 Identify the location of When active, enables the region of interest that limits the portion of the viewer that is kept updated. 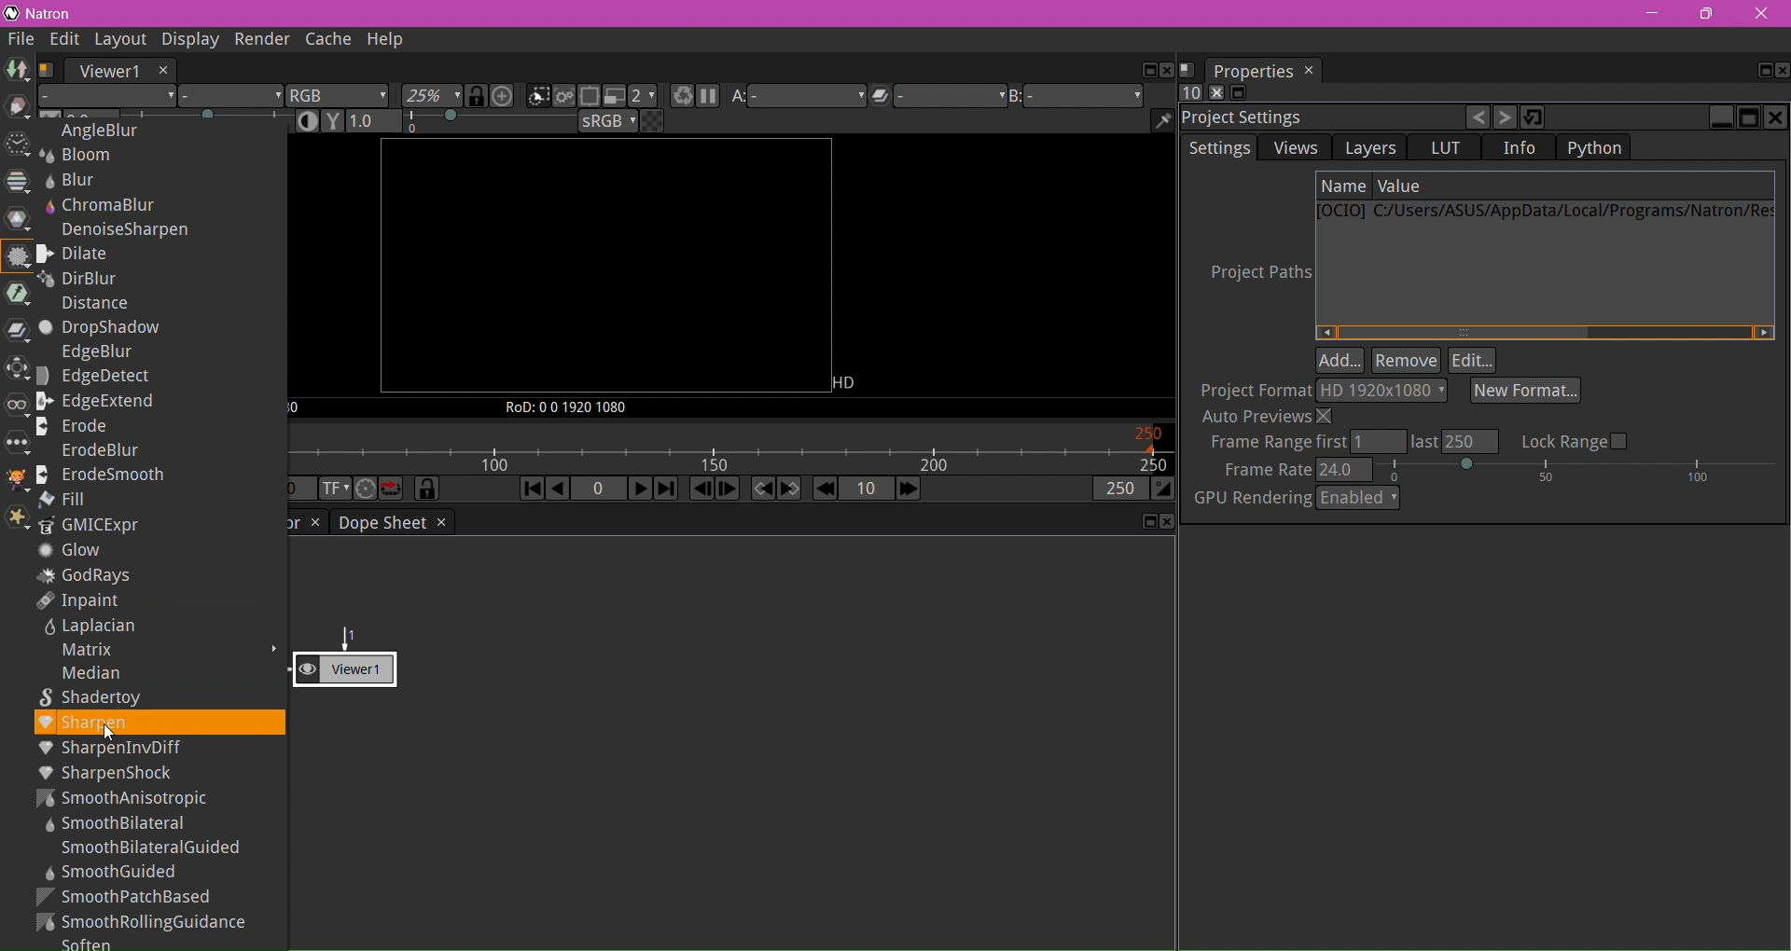
(590, 98).